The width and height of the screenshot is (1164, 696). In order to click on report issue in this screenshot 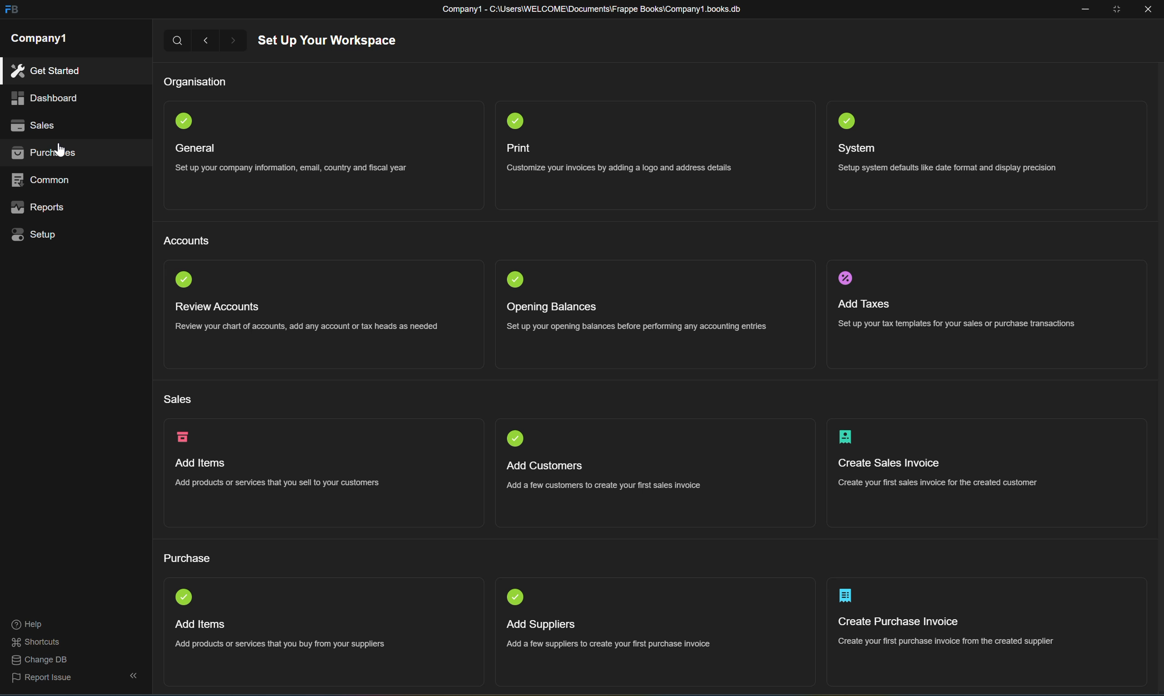, I will do `click(42, 681)`.